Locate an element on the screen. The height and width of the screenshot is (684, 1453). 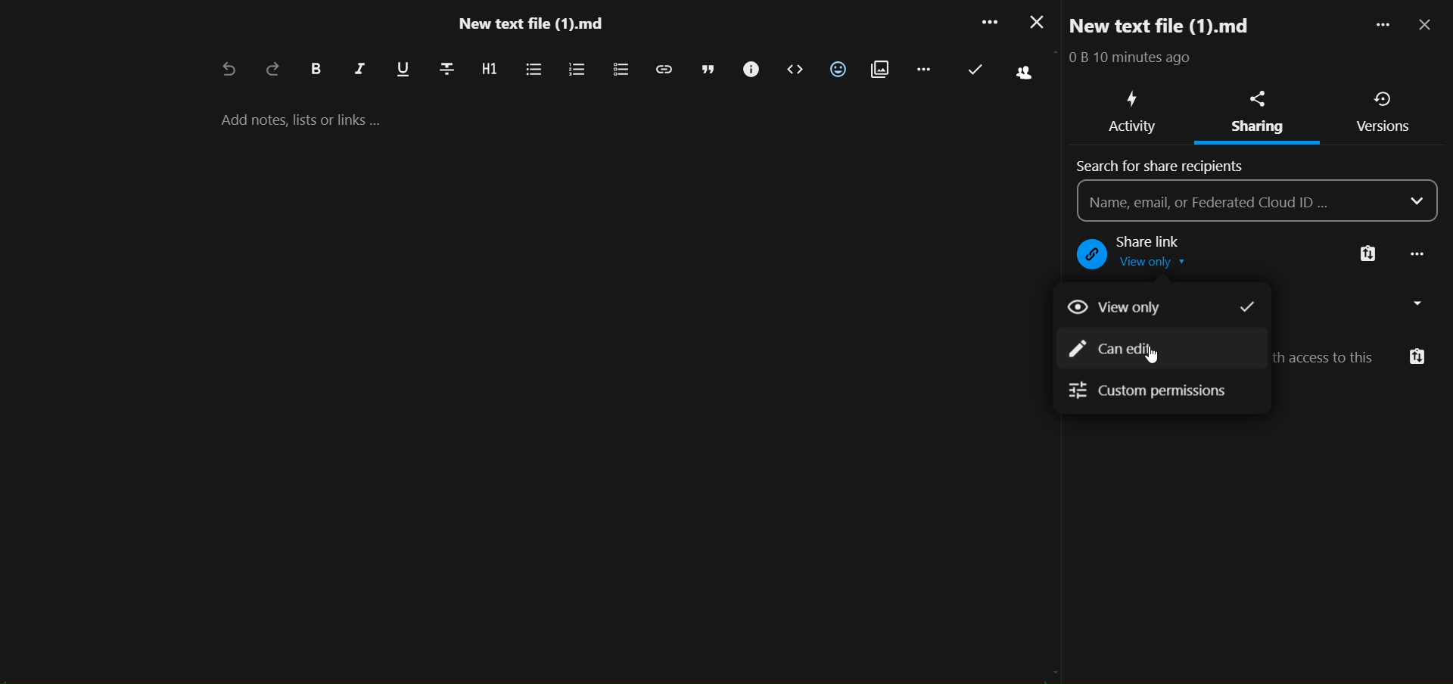
version is located at coordinates (1385, 100).